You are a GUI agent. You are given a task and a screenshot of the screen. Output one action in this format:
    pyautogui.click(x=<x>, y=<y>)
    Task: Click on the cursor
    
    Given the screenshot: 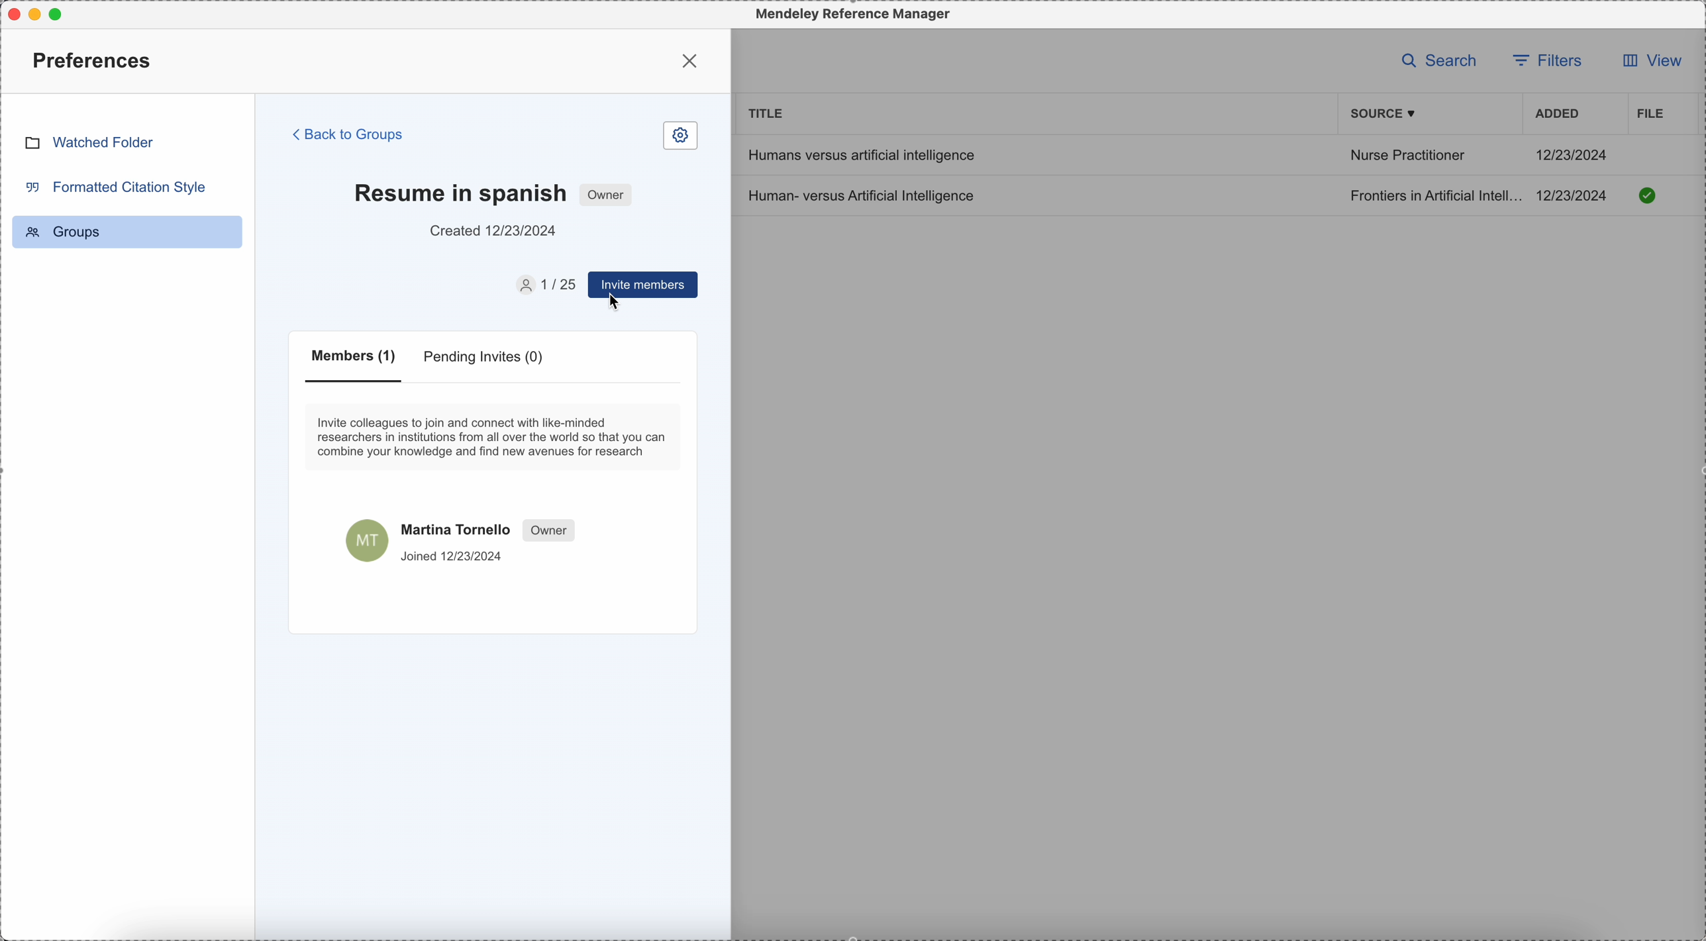 What is the action you would take?
    pyautogui.click(x=616, y=304)
    